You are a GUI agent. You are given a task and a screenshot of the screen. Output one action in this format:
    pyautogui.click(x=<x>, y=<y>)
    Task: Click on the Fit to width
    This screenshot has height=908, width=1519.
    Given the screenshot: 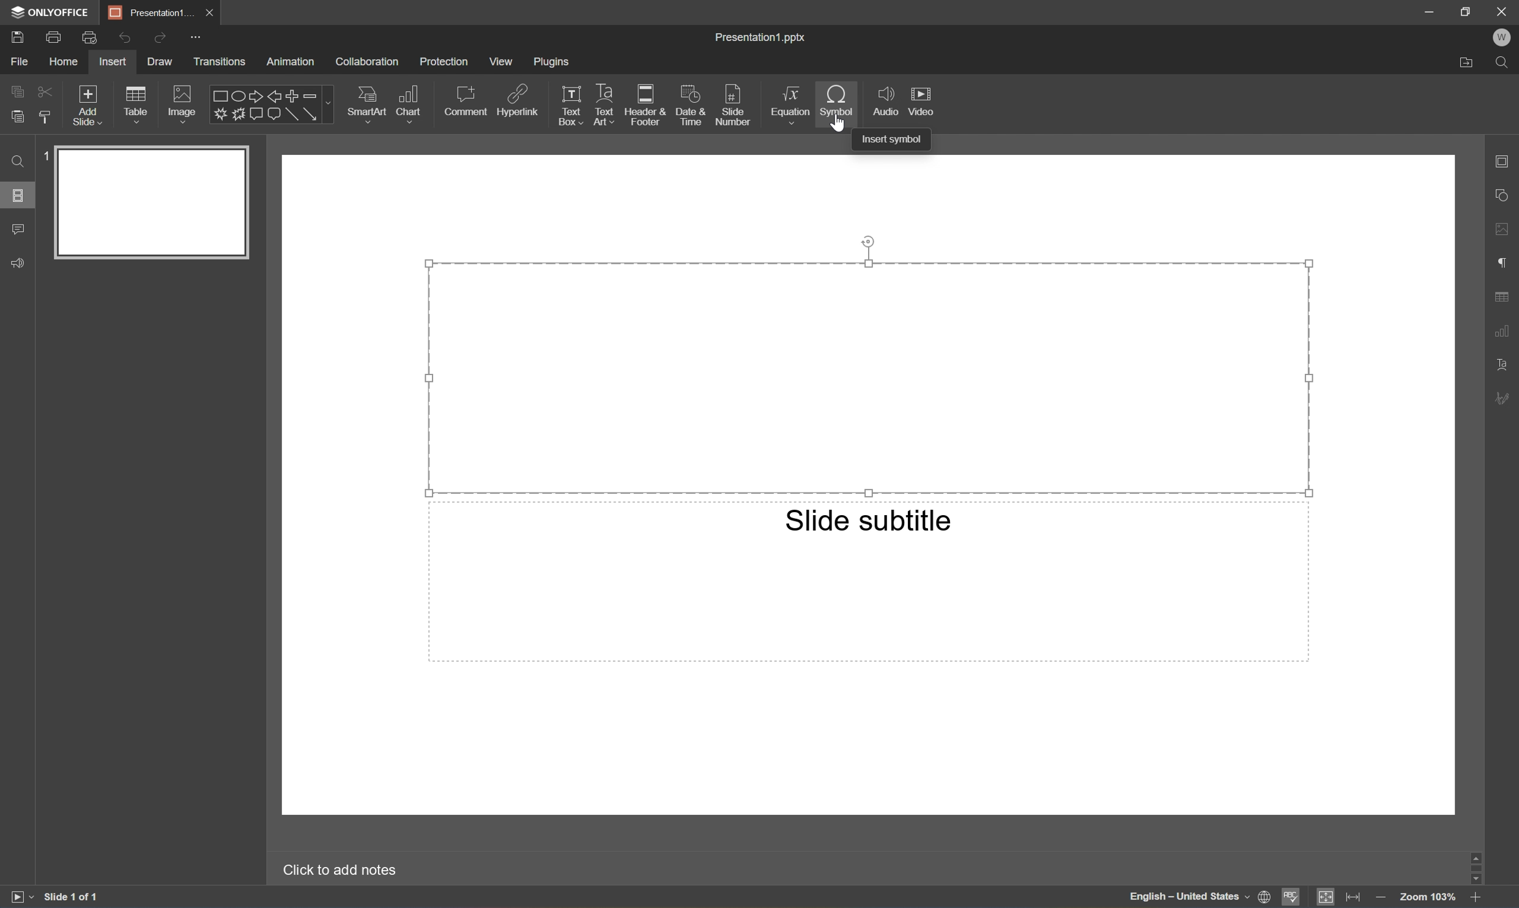 What is the action you would take?
    pyautogui.click(x=1355, y=896)
    